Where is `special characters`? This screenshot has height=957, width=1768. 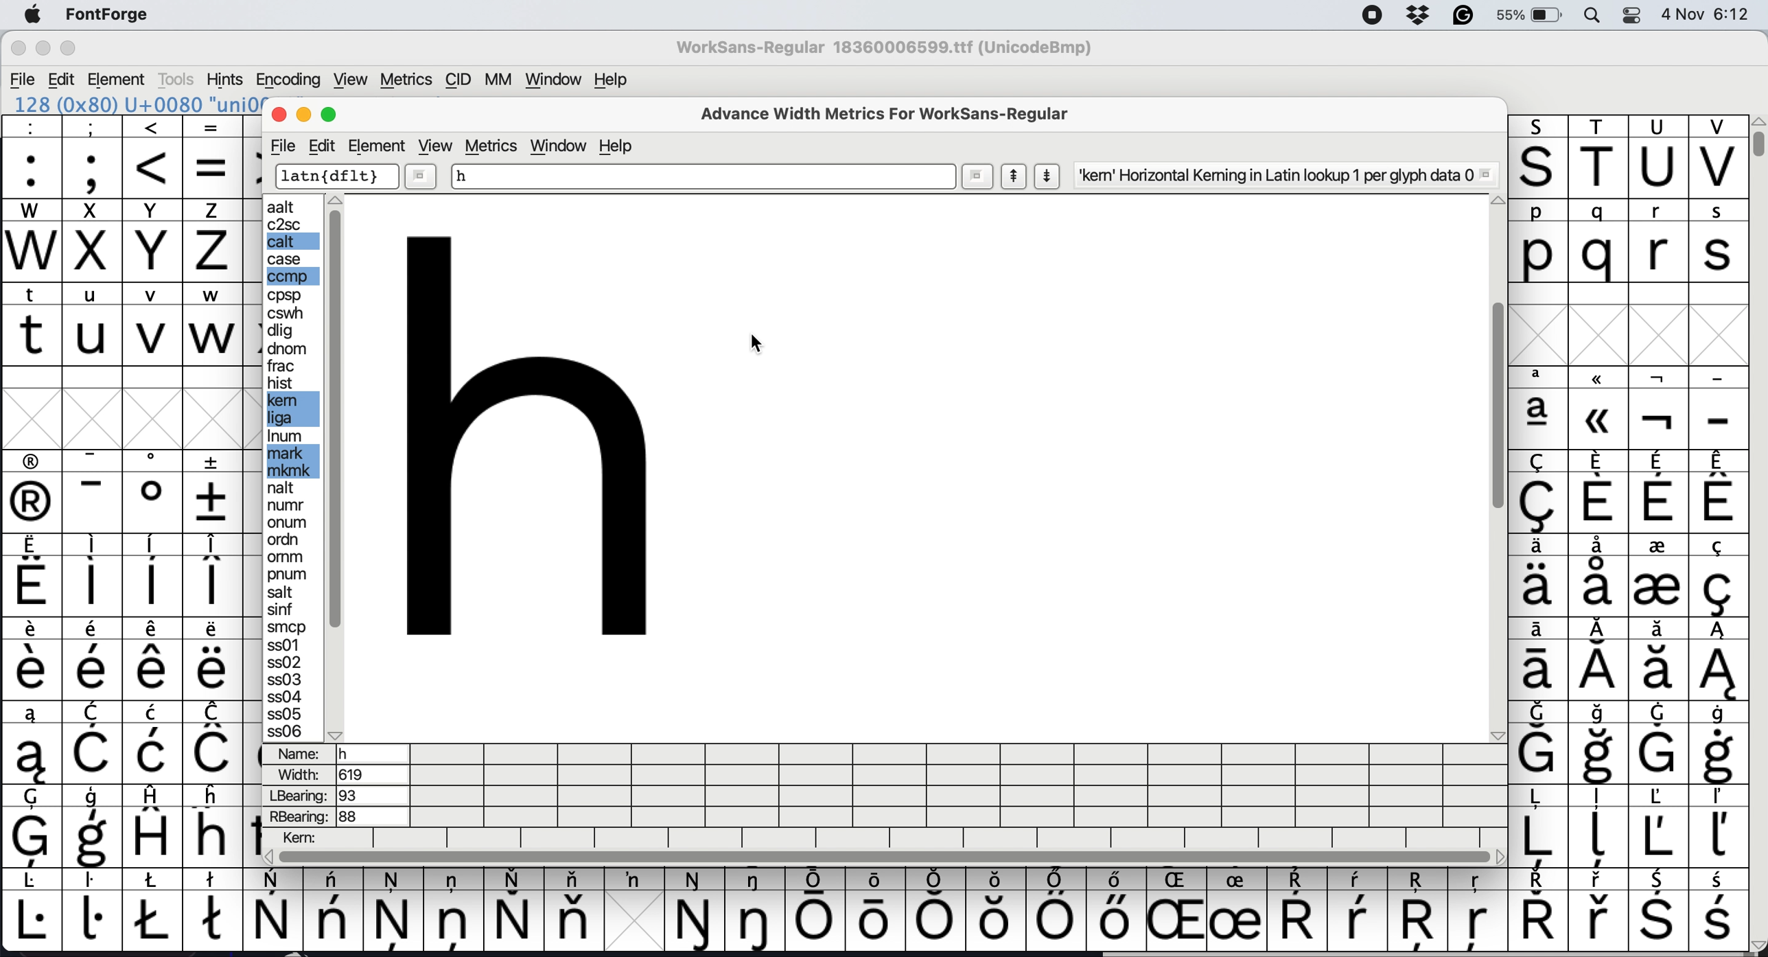 special characters is located at coordinates (1629, 754).